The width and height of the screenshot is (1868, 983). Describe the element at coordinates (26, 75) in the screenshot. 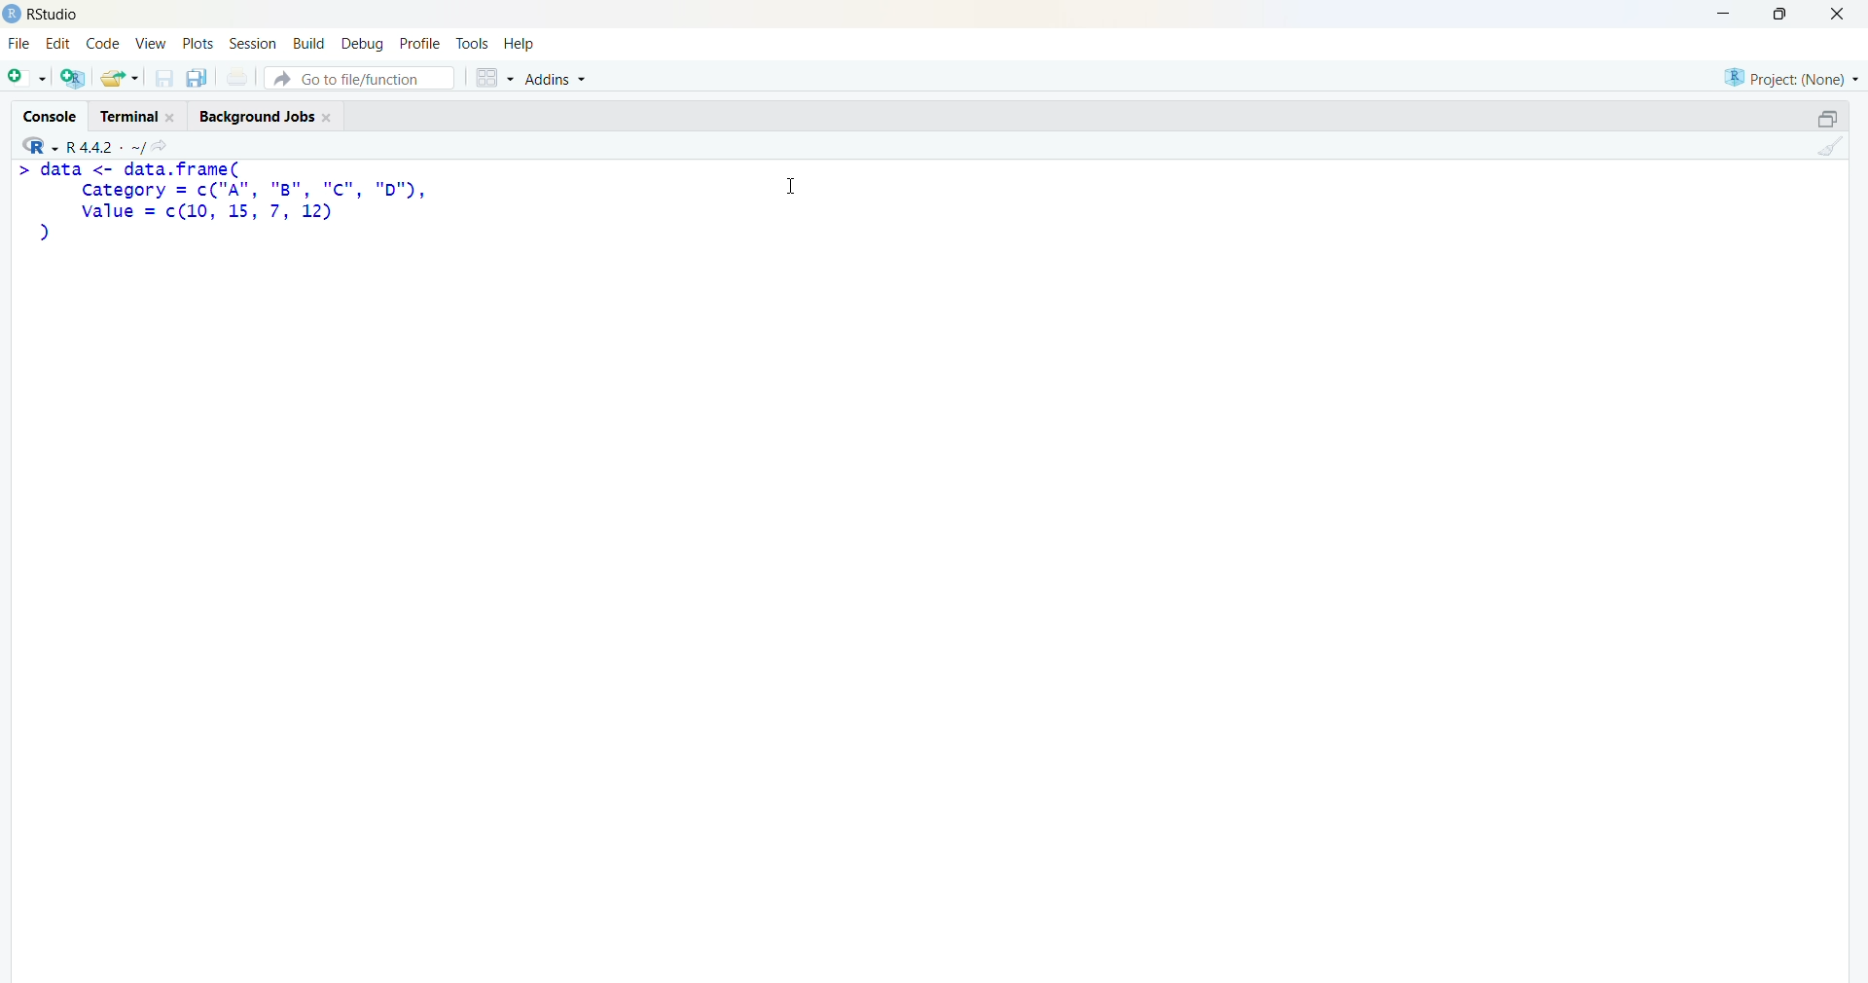

I see `new file` at that location.